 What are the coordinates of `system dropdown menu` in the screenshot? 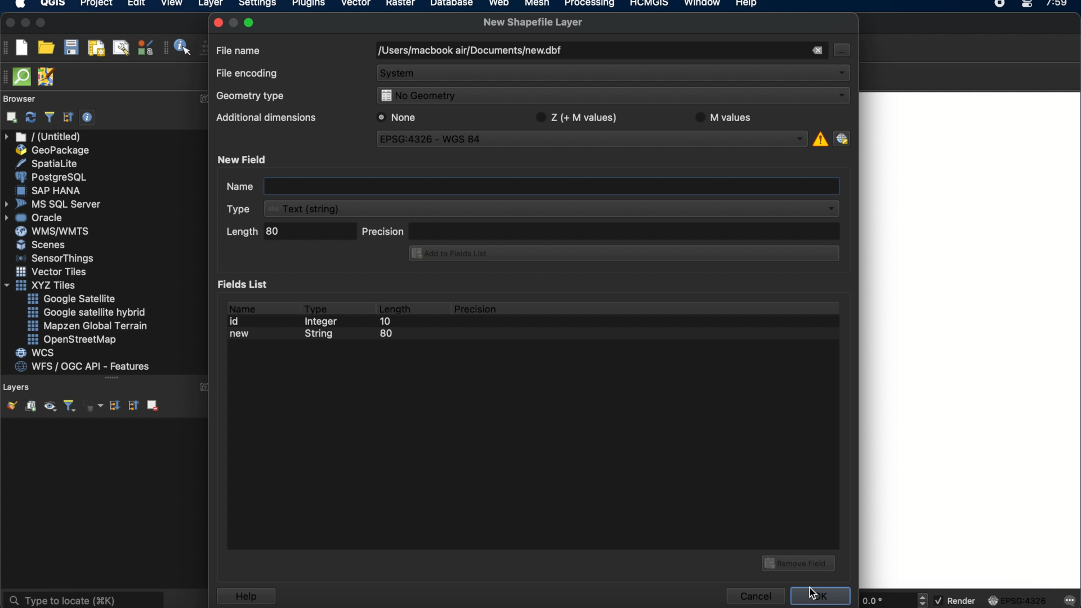 It's located at (614, 74).